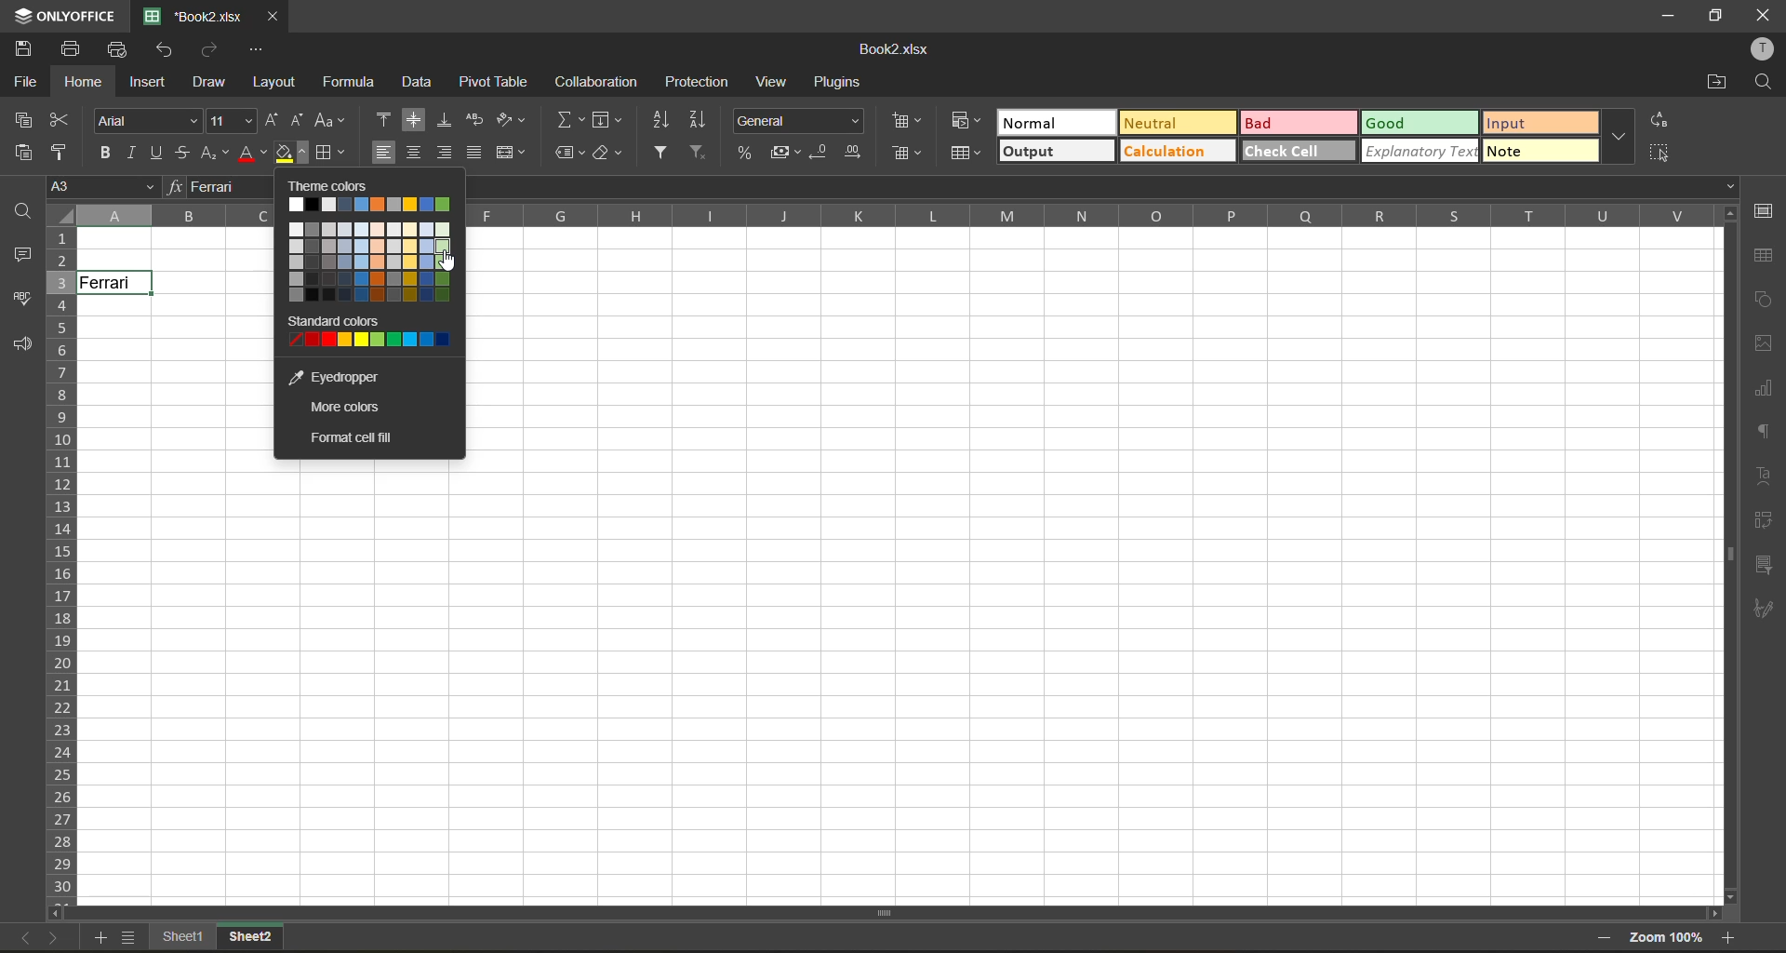 Image resolution: width=1786 pixels, height=953 pixels. What do you see at coordinates (130, 936) in the screenshot?
I see `sheet list` at bounding box center [130, 936].